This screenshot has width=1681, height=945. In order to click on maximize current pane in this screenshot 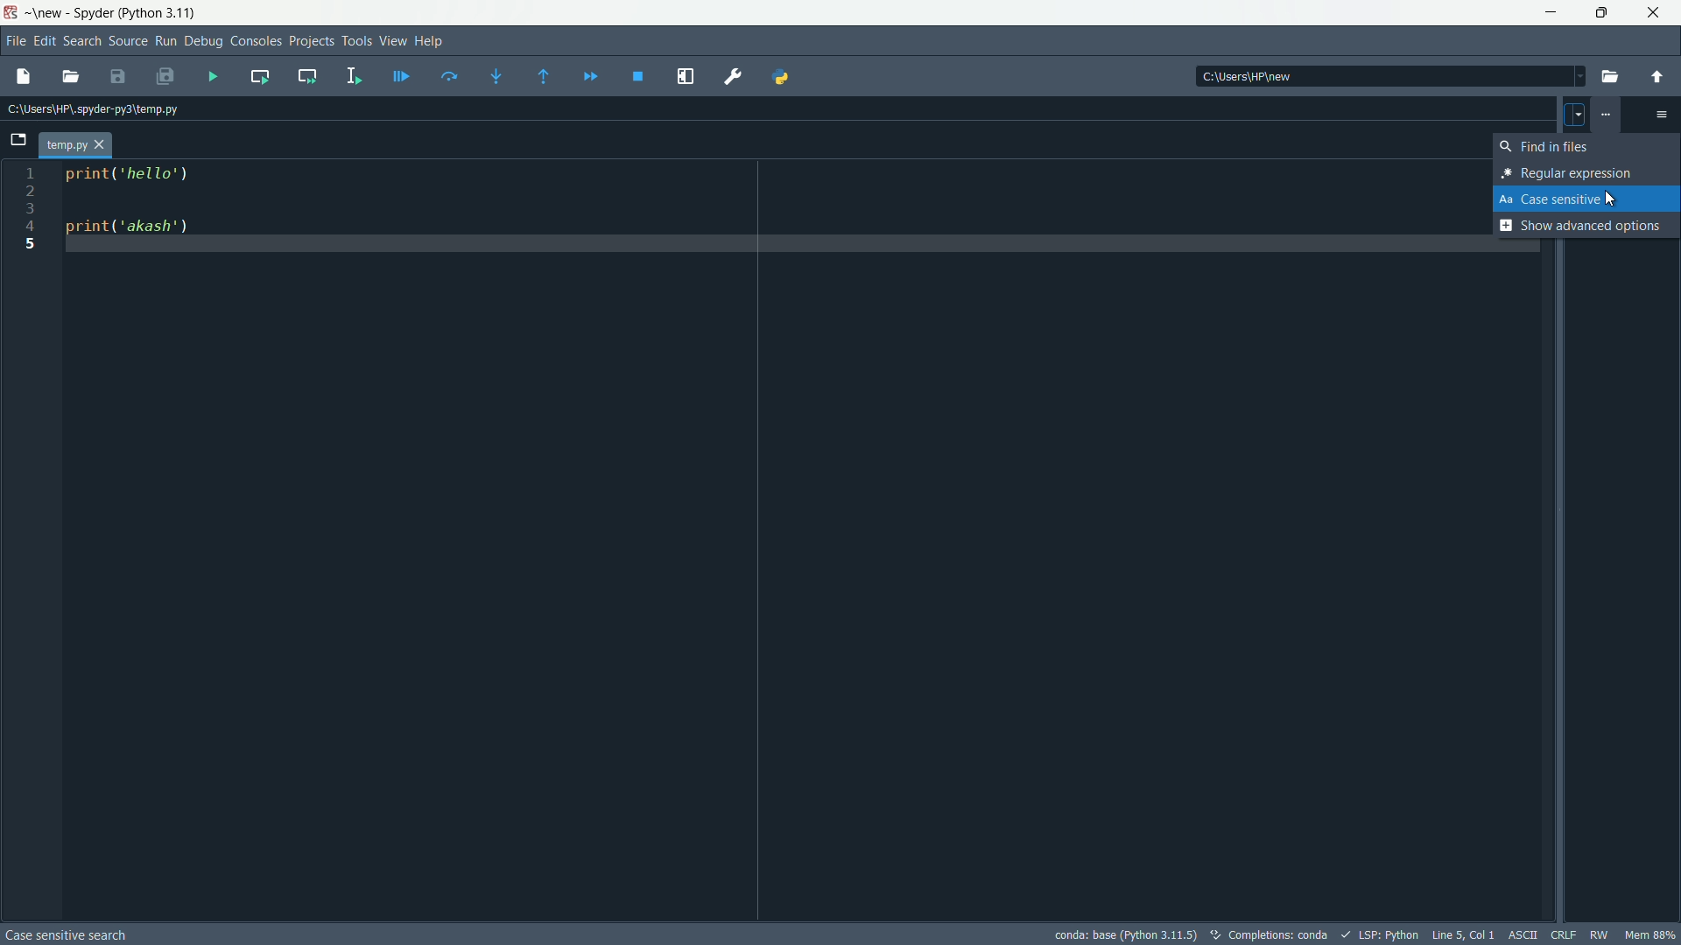, I will do `click(684, 75)`.